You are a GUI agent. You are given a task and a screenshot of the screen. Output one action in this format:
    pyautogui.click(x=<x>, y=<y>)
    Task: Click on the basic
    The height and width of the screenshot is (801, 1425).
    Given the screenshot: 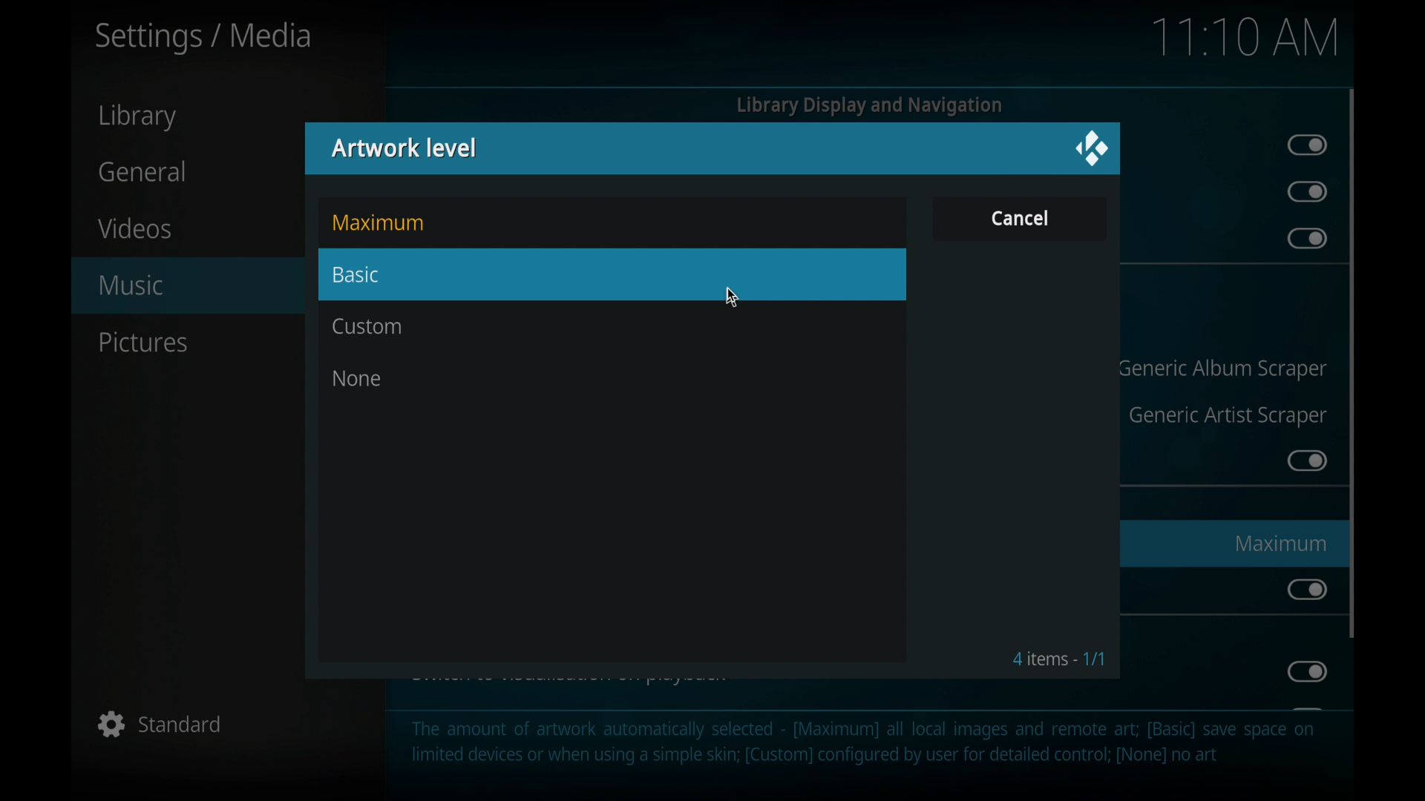 What is the action you would take?
    pyautogui.click(x=613, y=274)
    